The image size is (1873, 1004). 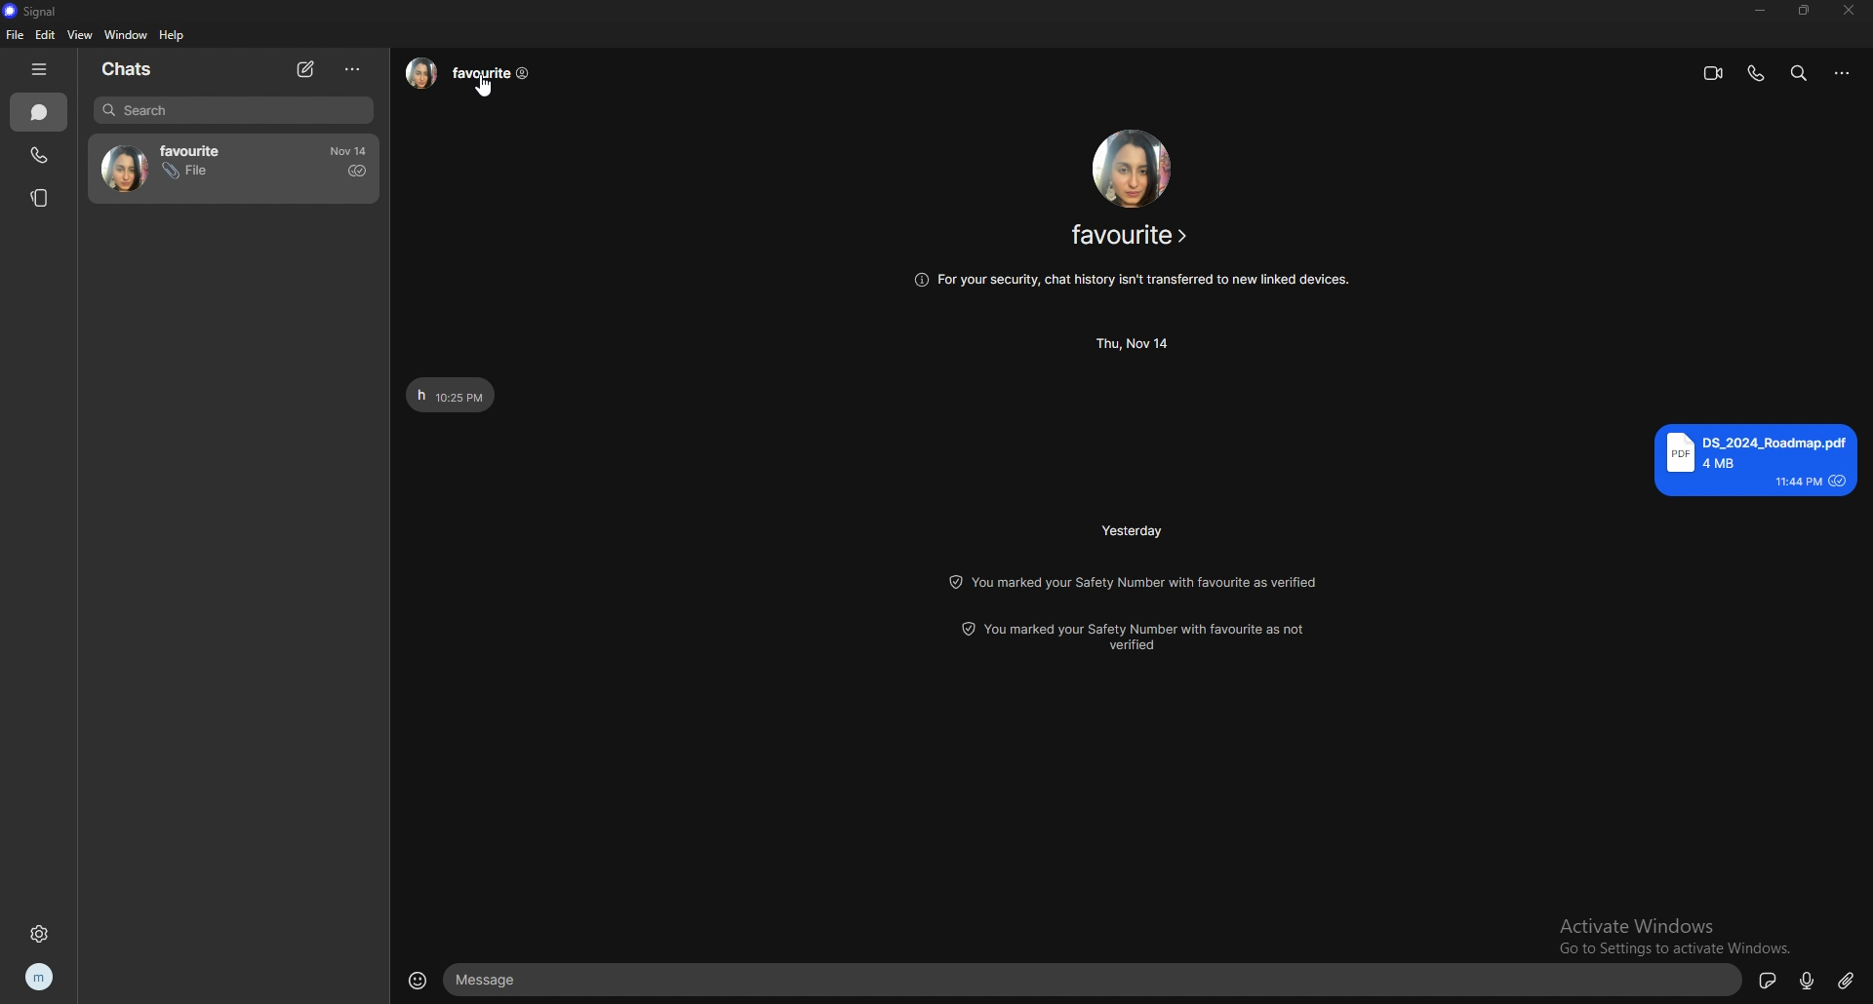 What do you see at coordinates (139, 68) in the screenshot?
I see `chats` at bounding box center [139, 68].